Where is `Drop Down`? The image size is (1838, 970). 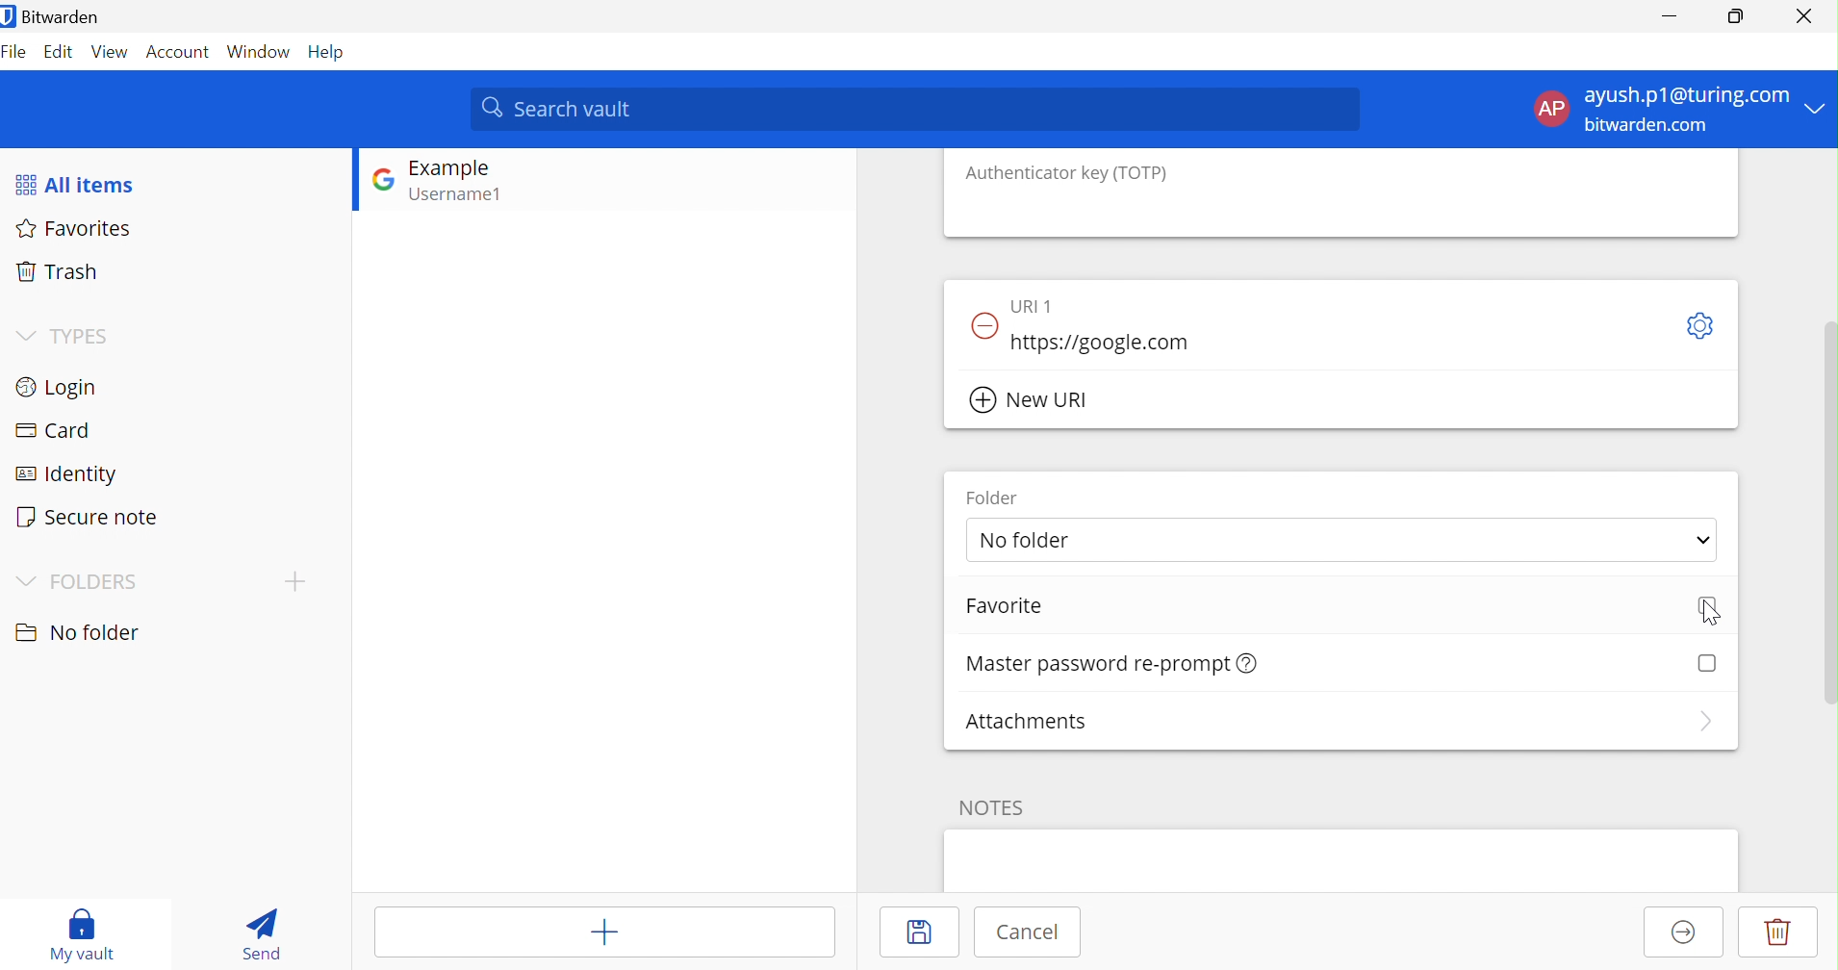
Drop Down is located at coordinates (1702, 537).